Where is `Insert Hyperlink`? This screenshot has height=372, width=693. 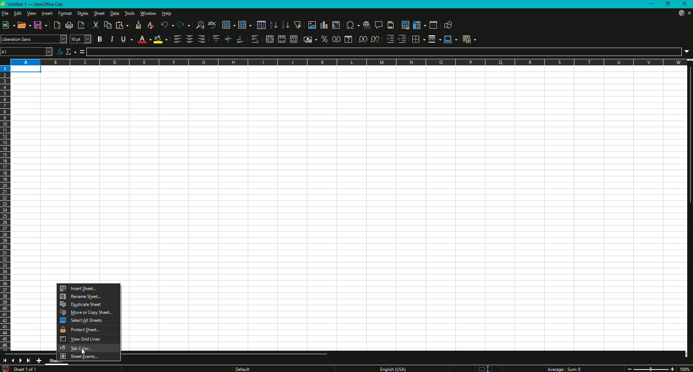
Insert Hyperlink is located at coordinates (367, 25).